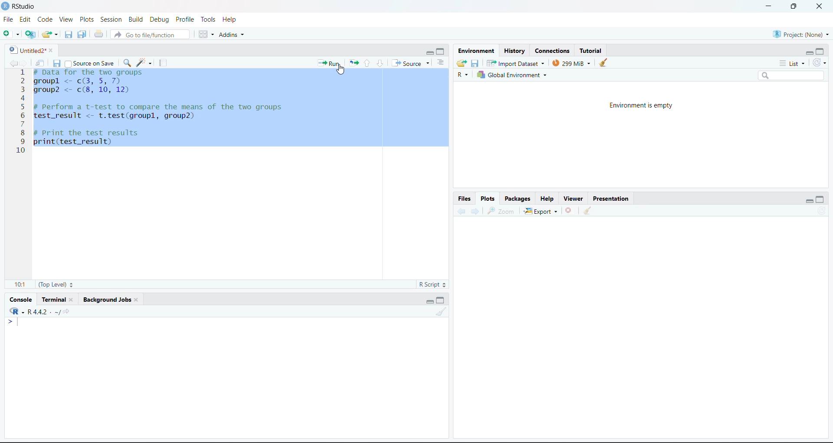  Describe the element at coordinates (89, 64) in the screenshot. I see `source on save` at that location.